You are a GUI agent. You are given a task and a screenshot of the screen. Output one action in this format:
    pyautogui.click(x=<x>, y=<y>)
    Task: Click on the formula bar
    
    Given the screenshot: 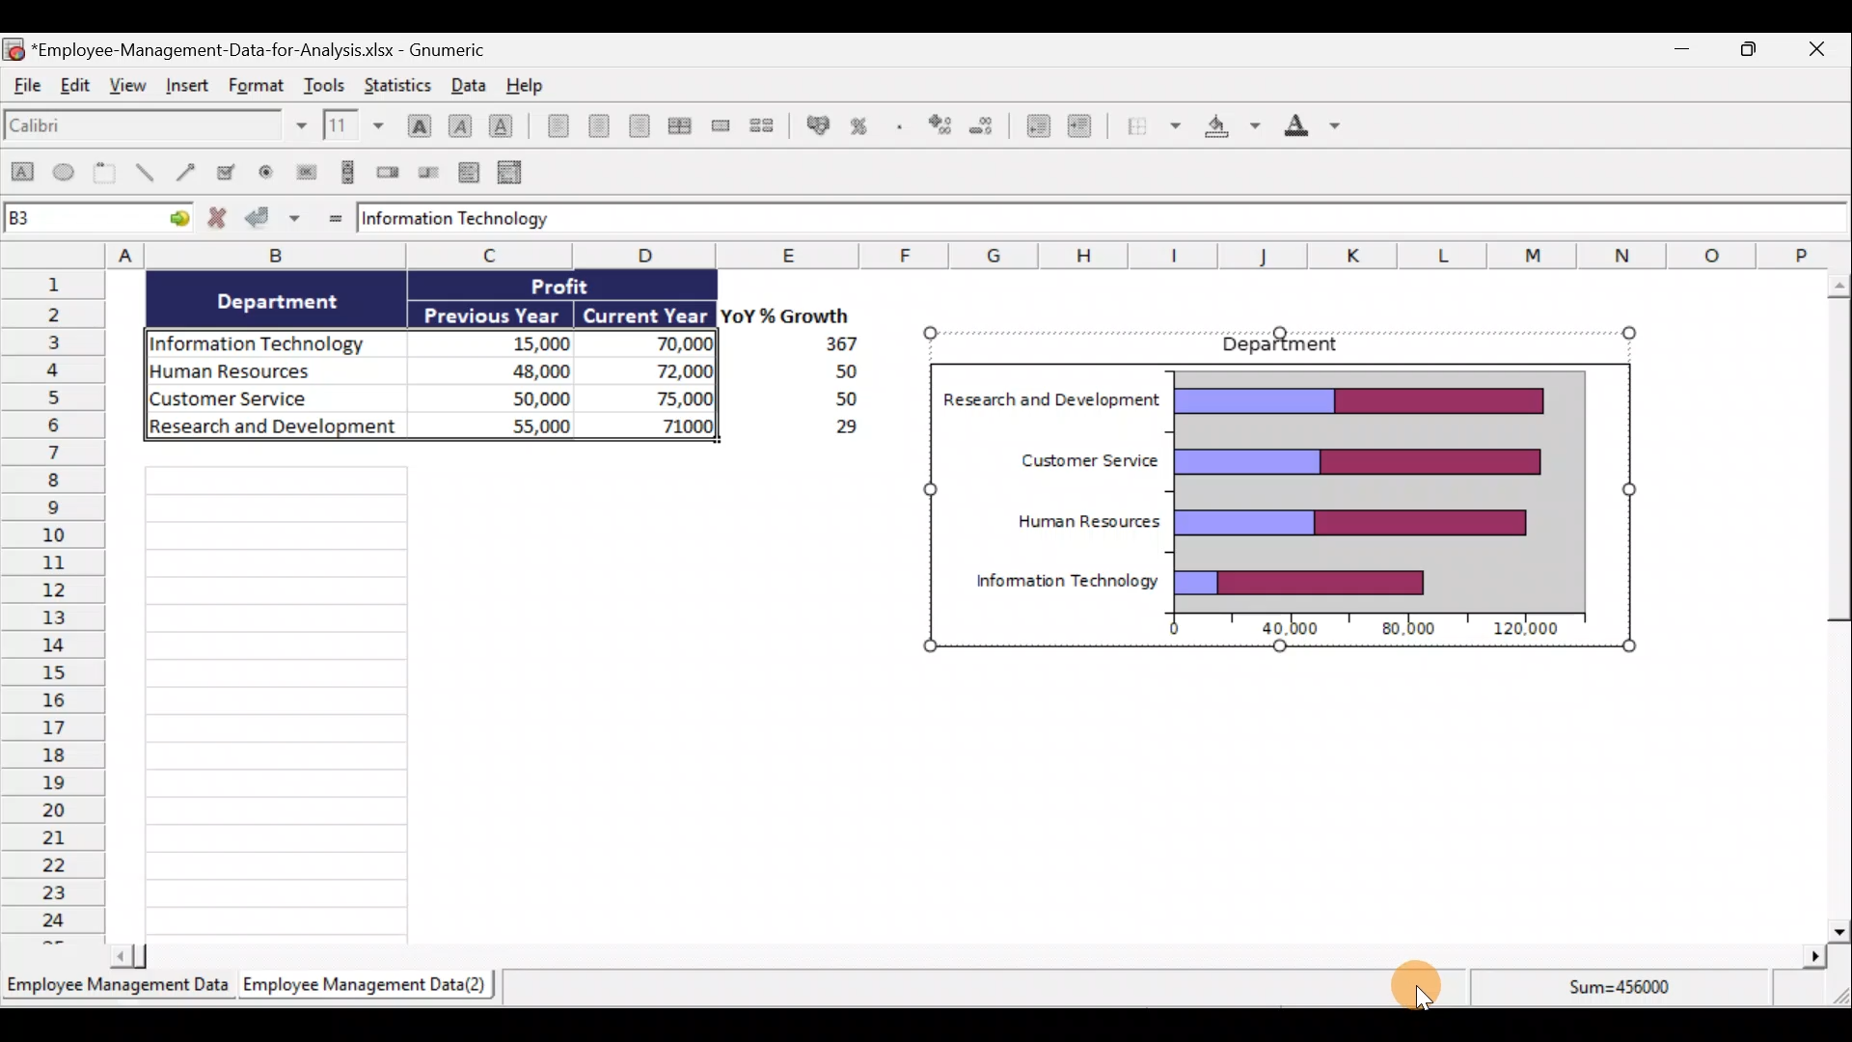 What is the action you would take?
    pyautogui.click(x=1097, y=218)
    